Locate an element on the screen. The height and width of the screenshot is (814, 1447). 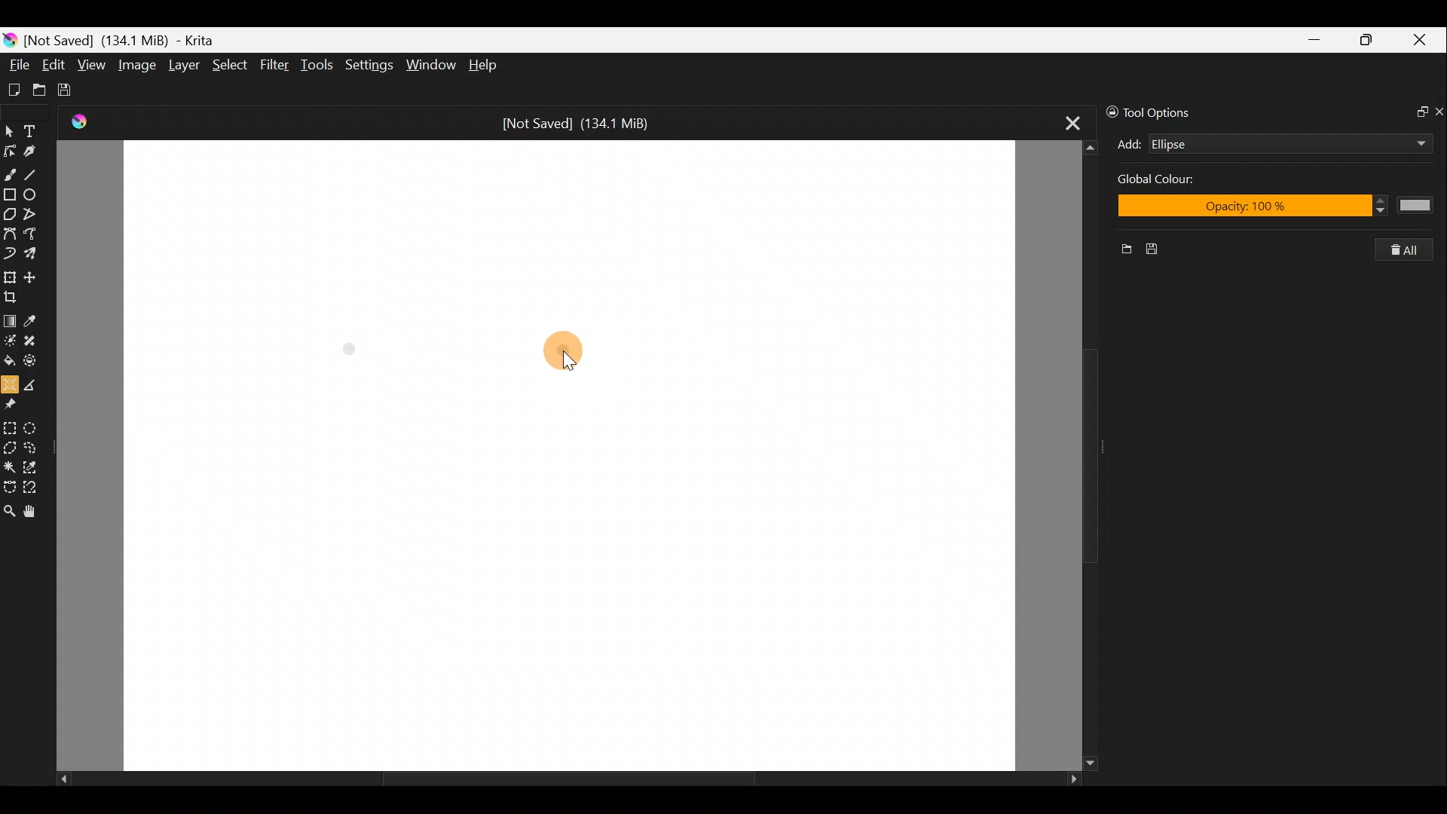
Image is located at coordinates (139, 64).